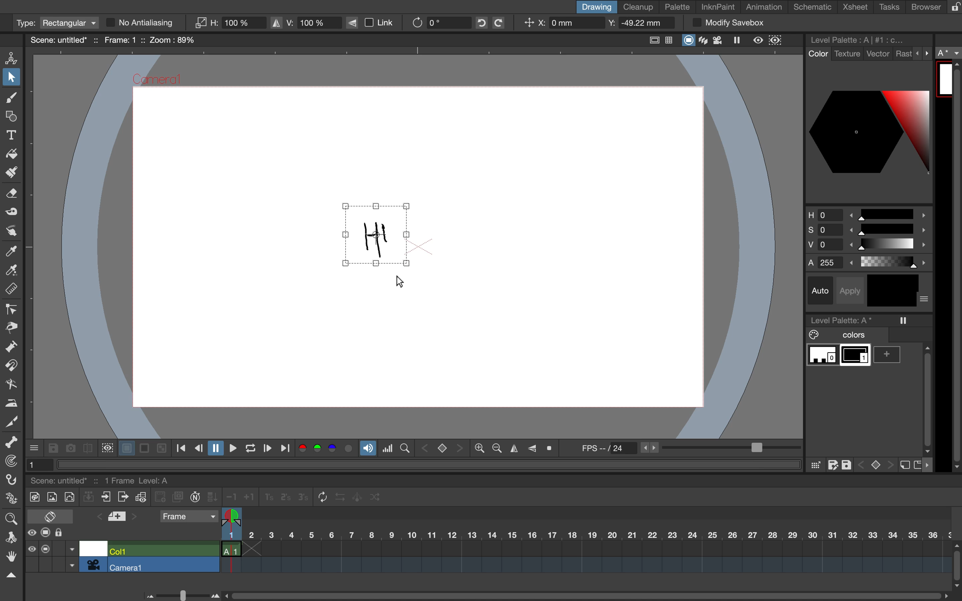  I want to click on moved drawing, so click(379, 235).